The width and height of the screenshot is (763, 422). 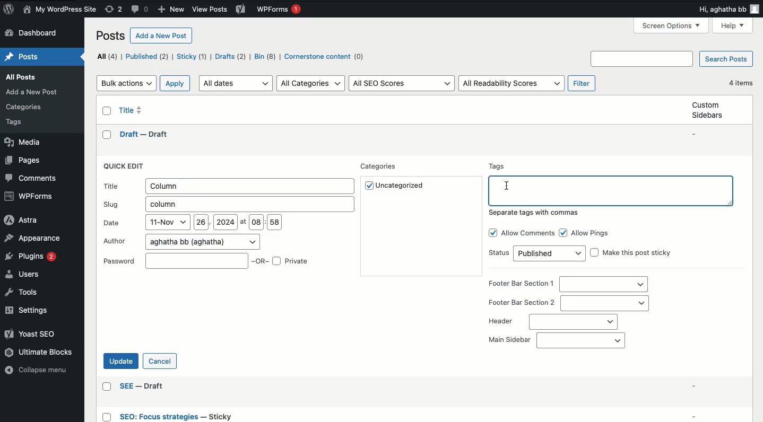 What do you see at coordinates (30, 179) in the screenshot?
I see `Comments` at bounding box center [30, 179].